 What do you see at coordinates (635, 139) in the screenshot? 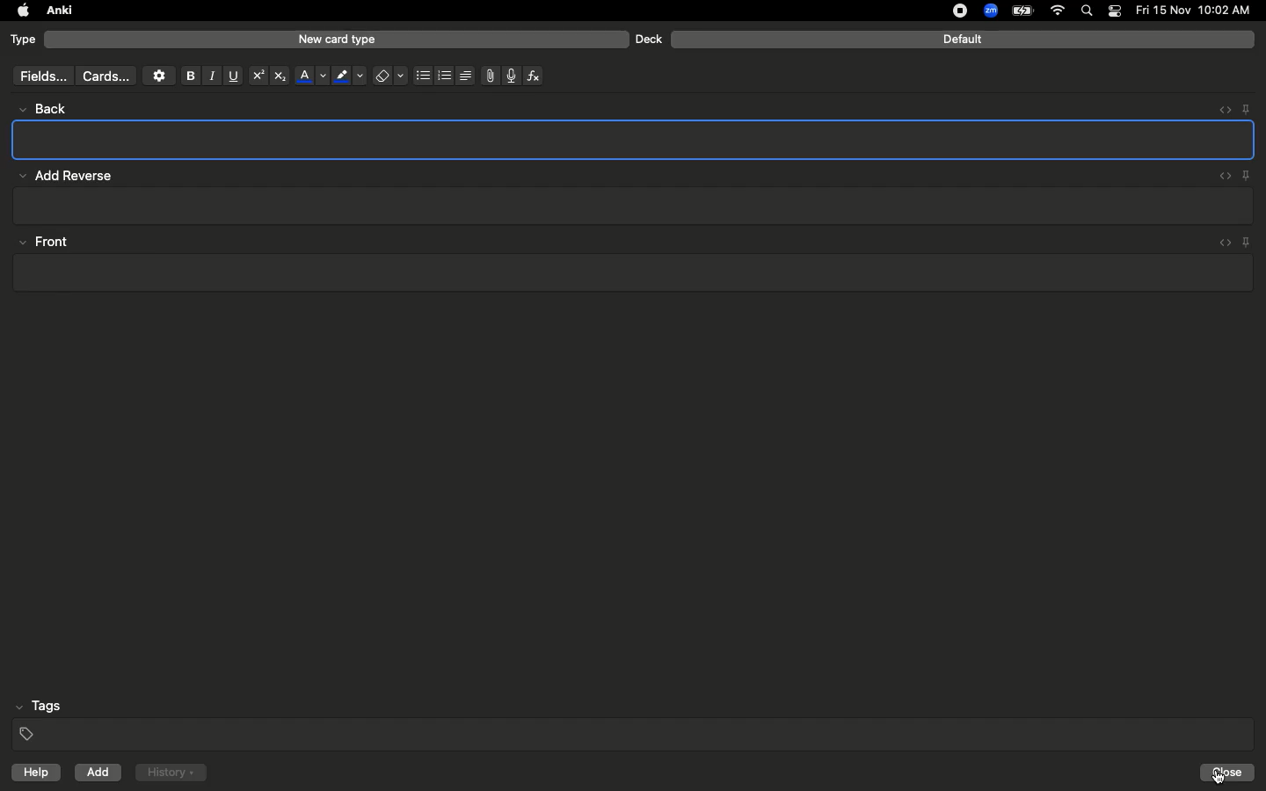
I see `Textbox` at bounding box center [635, 139].